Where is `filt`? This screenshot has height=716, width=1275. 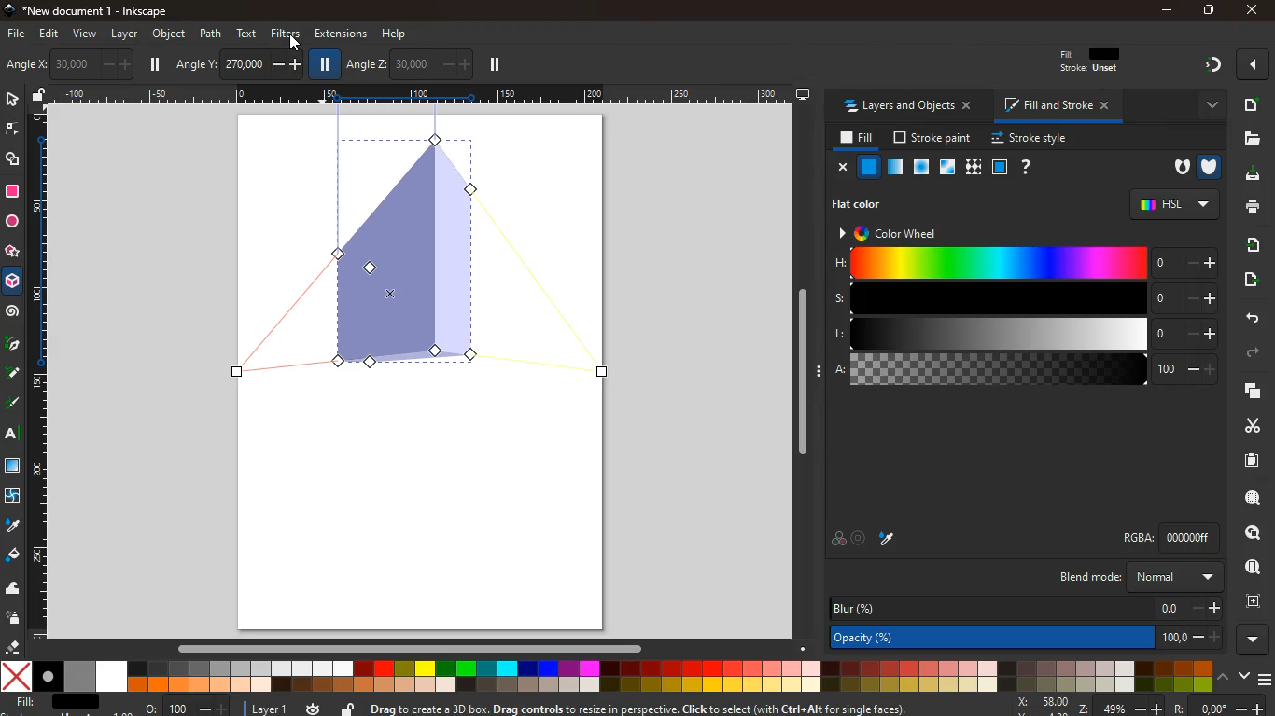 filt is located at coordinates (1091, 64).